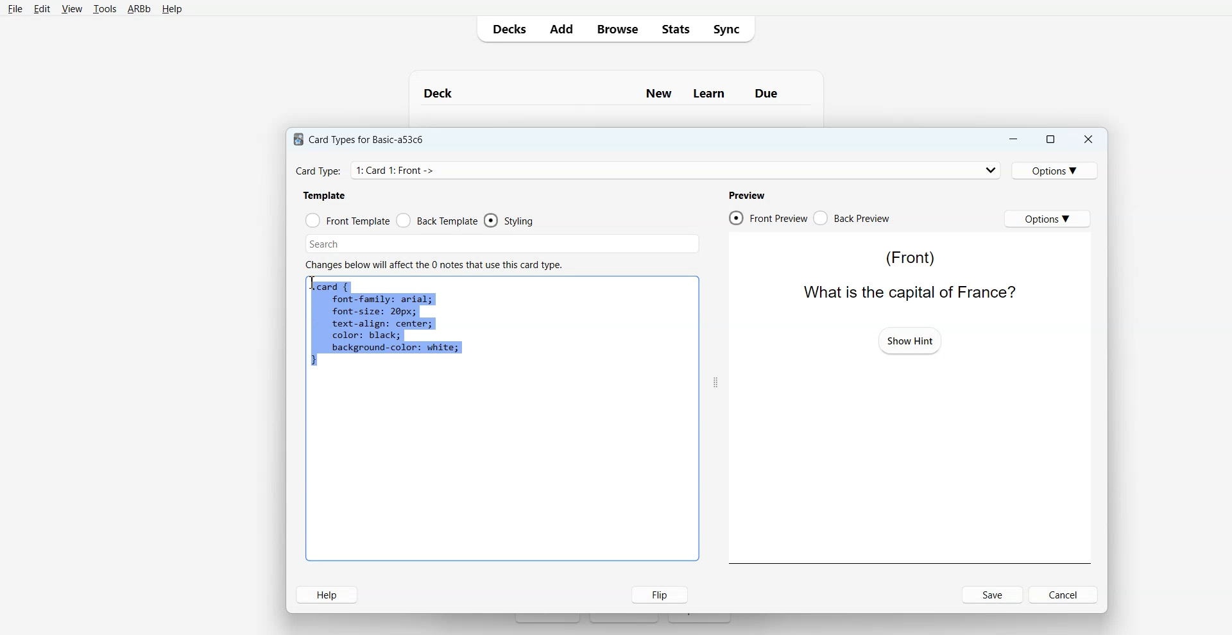  Describe the element at coordinates (172, 10) in the screenshot. I see `Help` at that location.